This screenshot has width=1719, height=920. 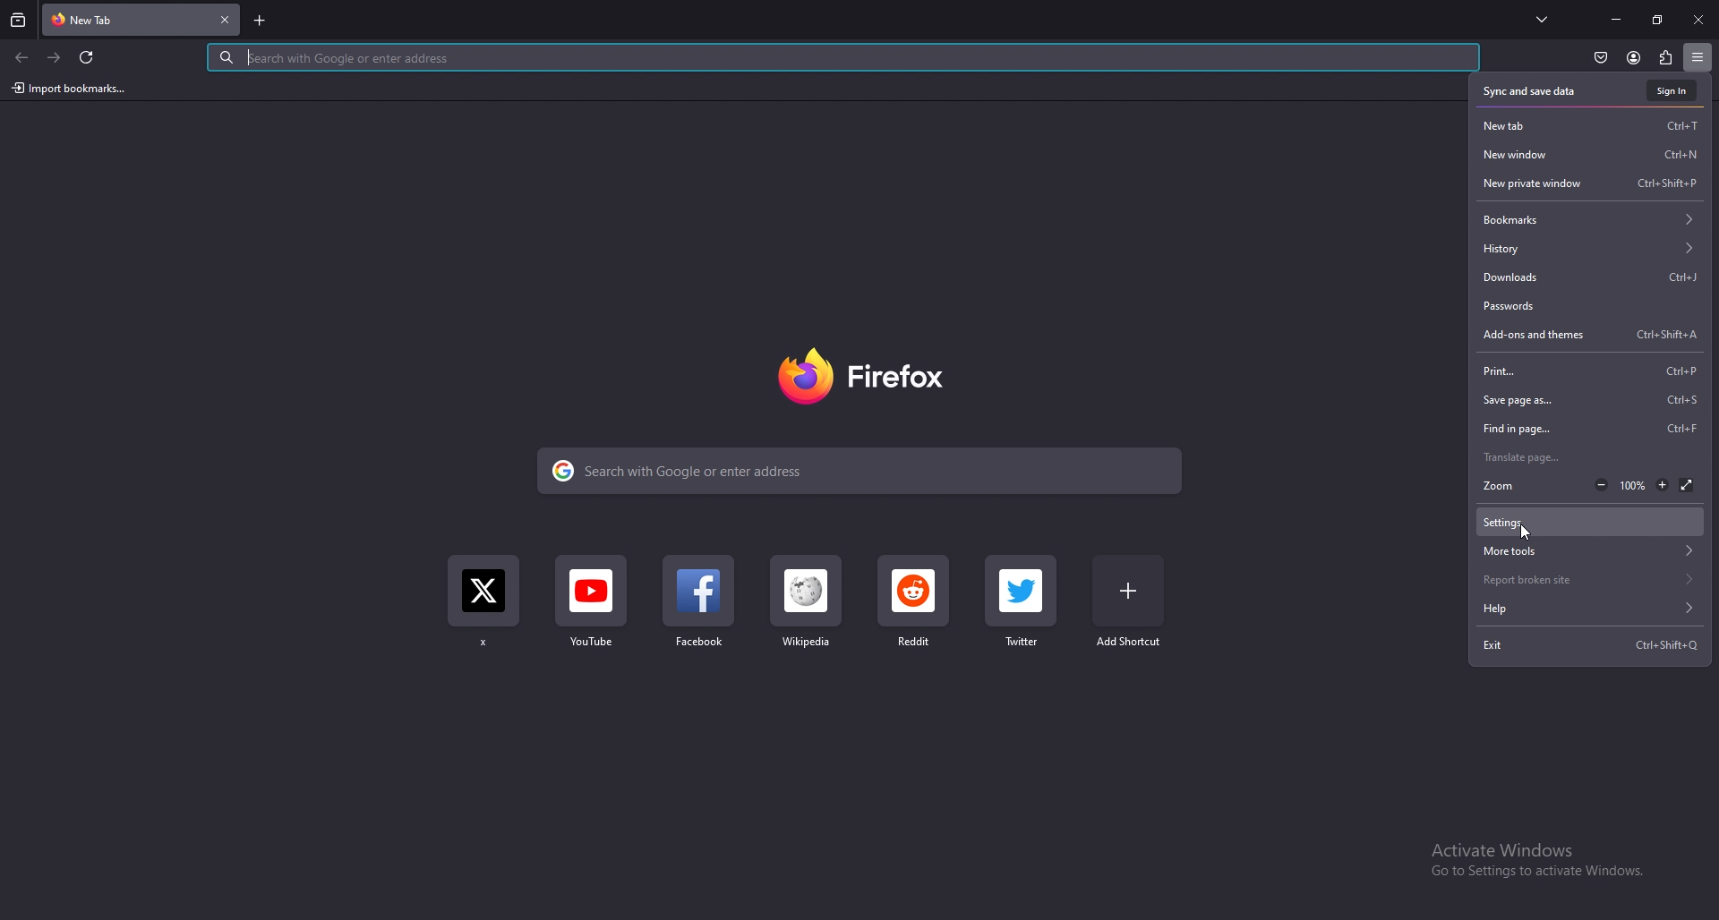 What do you see at coordinates (1618, 19) in the screenshot?
I see `minimize` at bounding box center [1618, 19].